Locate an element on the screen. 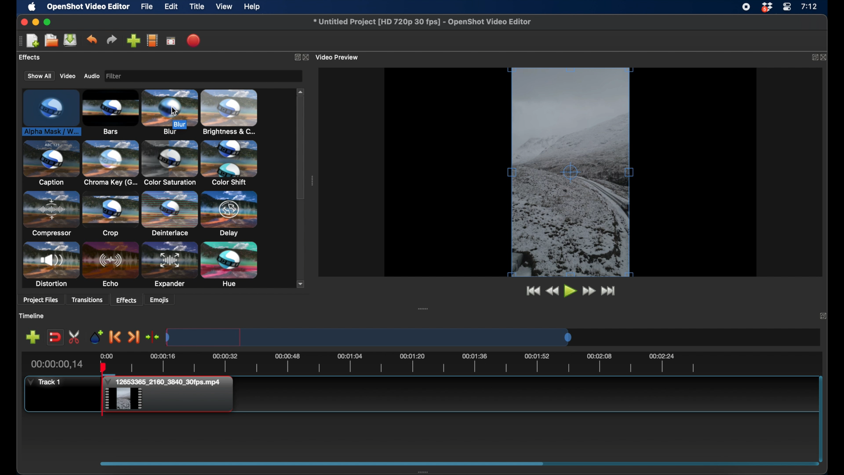 The height and width of the screenshot is (475, 844). brightness & contrast is located at coordinates (229, 112).